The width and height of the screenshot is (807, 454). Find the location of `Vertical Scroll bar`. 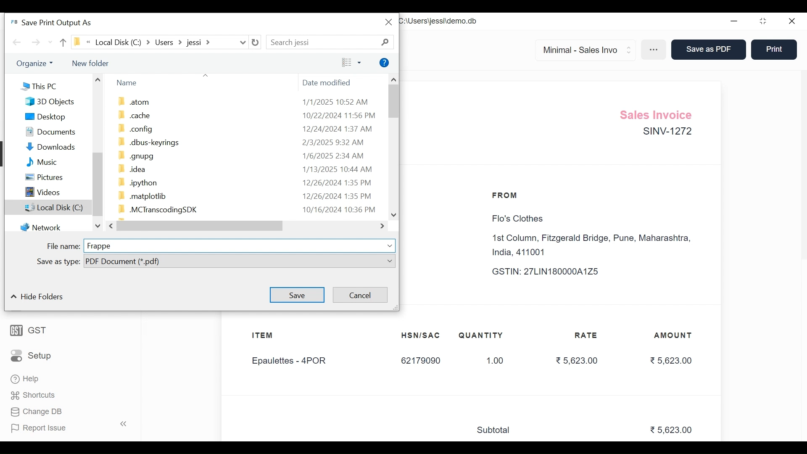

Vertical Scroll bar is located at coordinates (97, 184).